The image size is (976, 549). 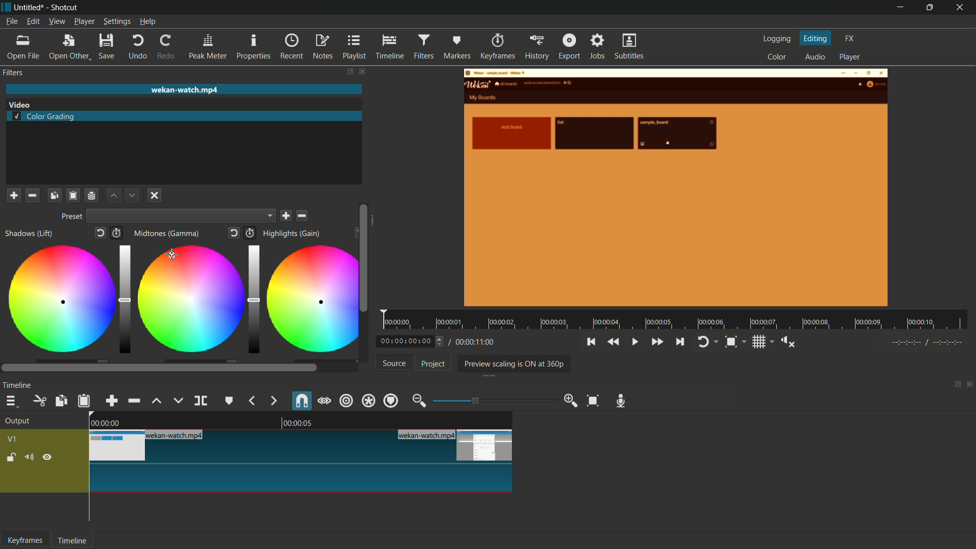 What do you see at coordinates (350, 72) in the screenshot?
I see `change layout` at bounding box center [350, 72].